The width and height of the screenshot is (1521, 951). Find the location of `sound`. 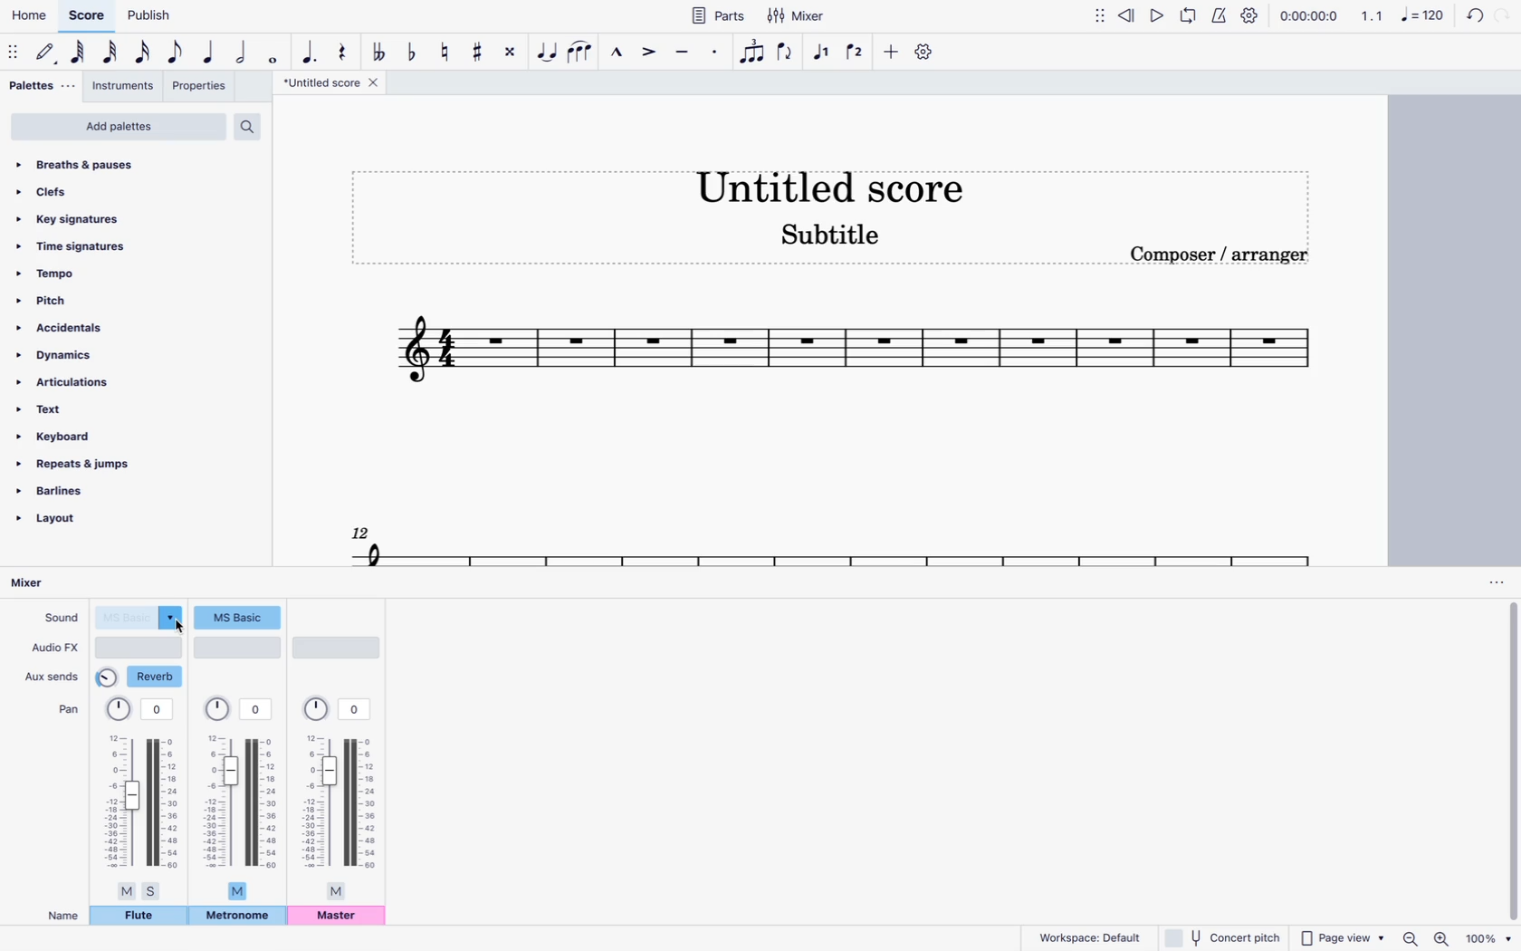

sound is located at coordinates (59, 616).